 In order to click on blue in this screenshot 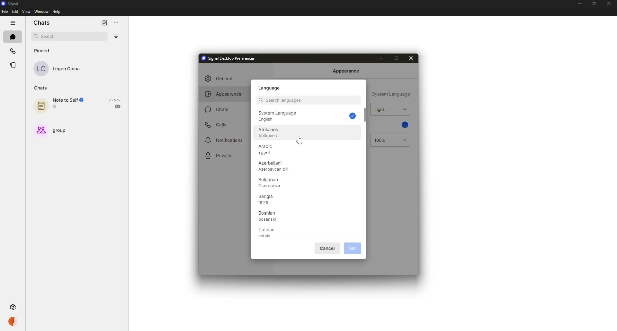, I will do `click(405, 124)`.